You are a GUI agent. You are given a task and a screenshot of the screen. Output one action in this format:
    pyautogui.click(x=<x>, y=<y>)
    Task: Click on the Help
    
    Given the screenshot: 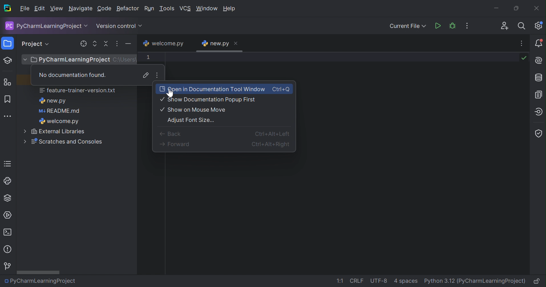 What is the action you would take?
    pyautogui.click(x=230, y=9)
    